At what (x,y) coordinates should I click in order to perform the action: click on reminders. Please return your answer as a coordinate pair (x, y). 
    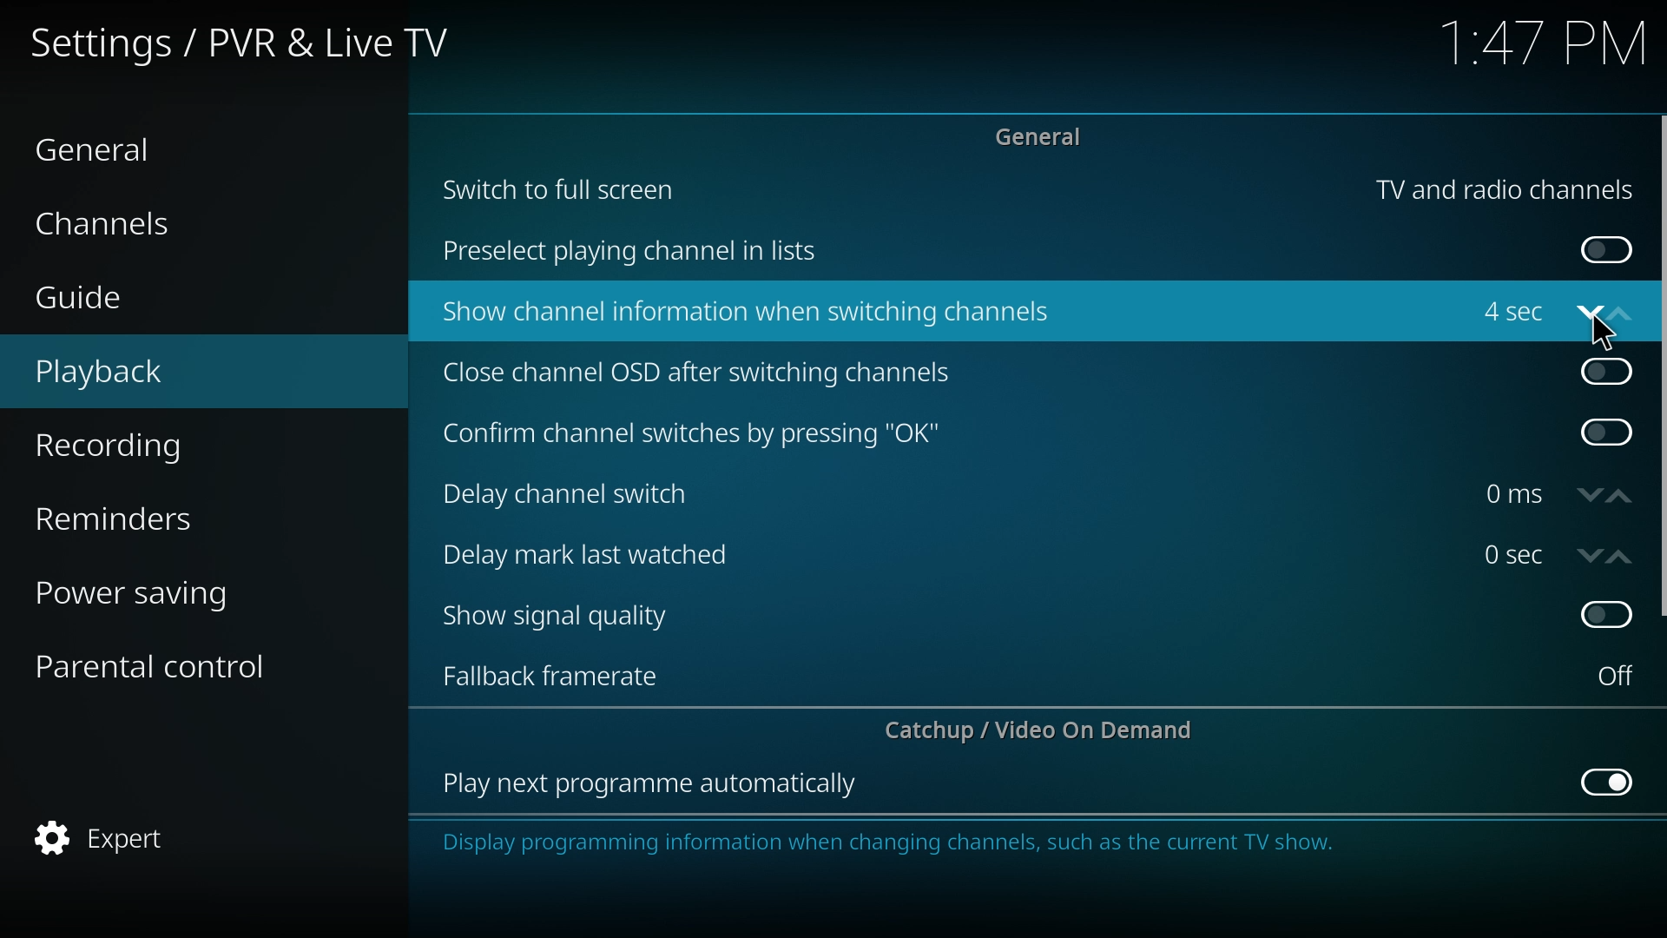
    Looking at the image, I should click on (156, 515).